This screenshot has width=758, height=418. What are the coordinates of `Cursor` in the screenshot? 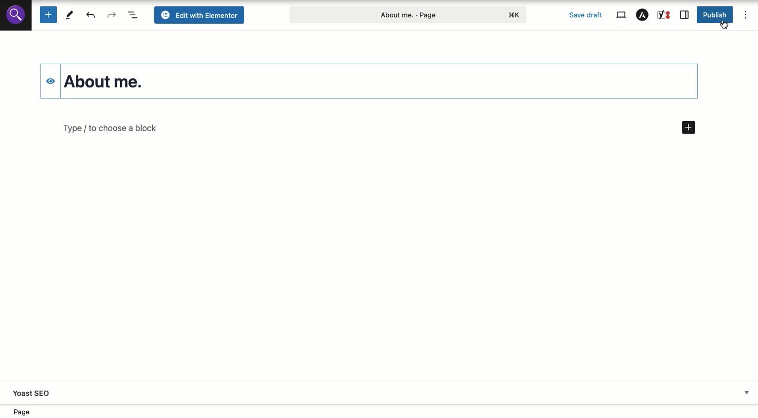 It's located at (726, 26).